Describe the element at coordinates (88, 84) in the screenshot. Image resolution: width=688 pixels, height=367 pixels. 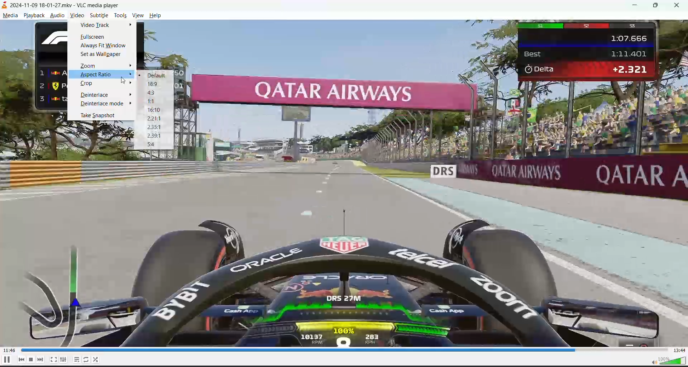
I see `crop` at that location.